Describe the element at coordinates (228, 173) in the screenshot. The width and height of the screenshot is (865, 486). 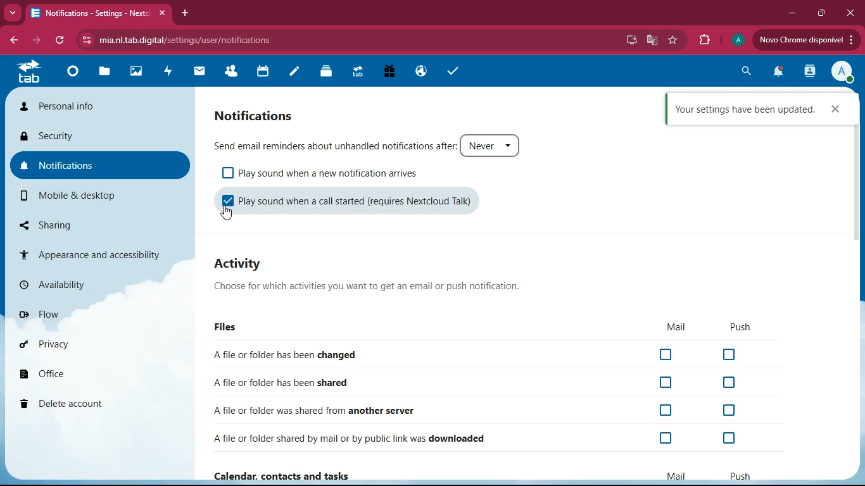
I see `off` at that location.